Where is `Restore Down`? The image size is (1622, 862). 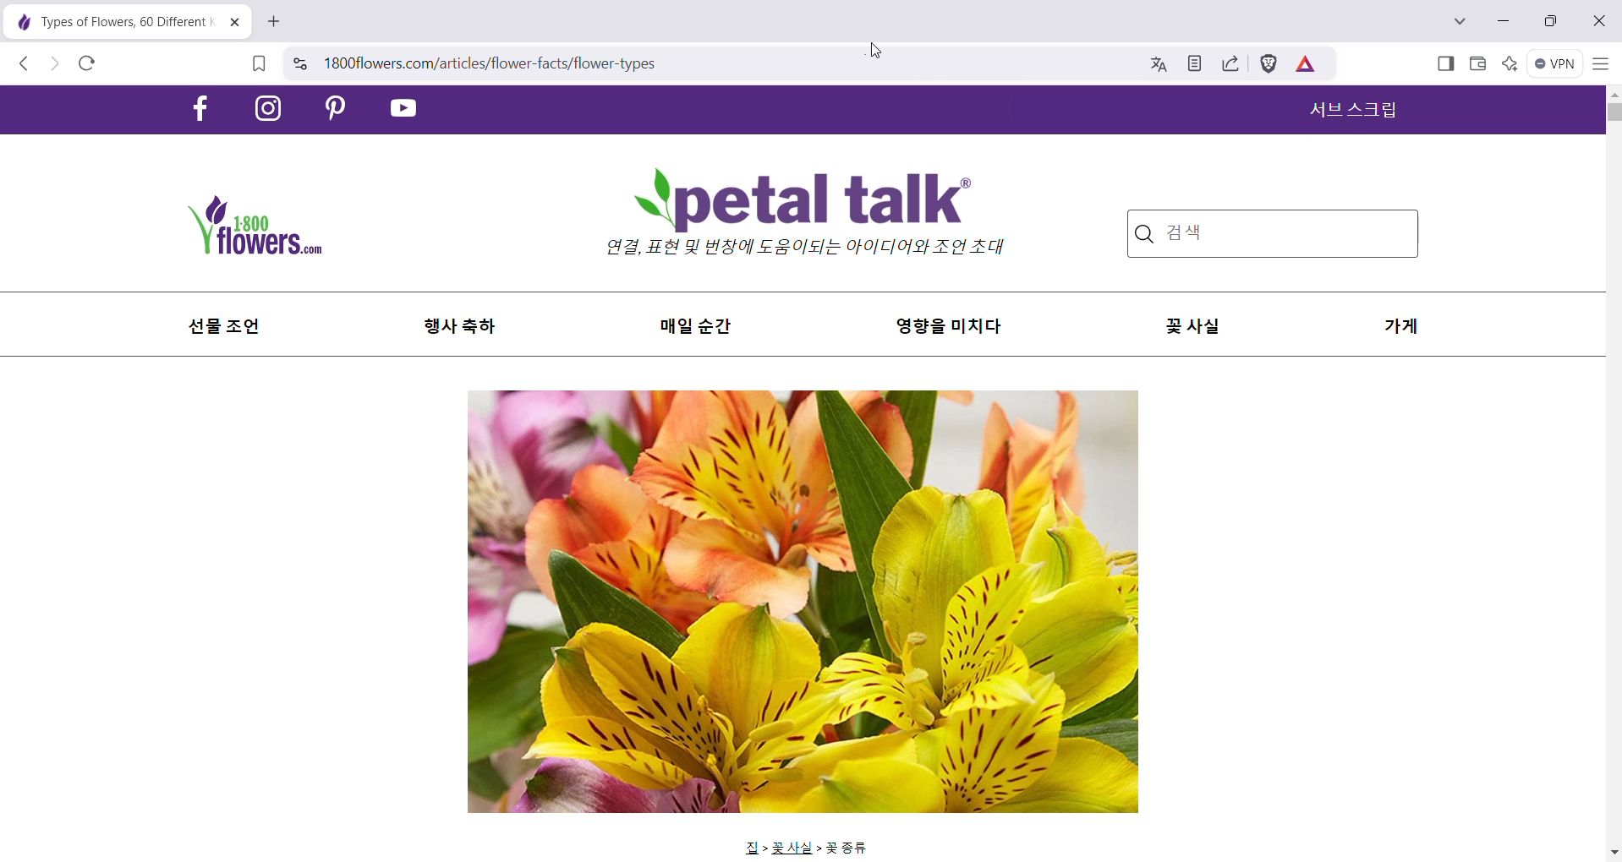 Restore Down is located at coordinates (1547, 21).